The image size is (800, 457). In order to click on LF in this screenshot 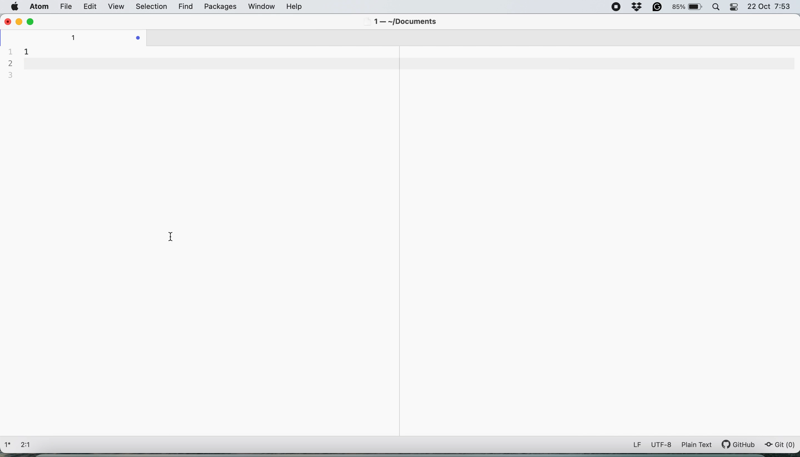, I will do `click(633, 444)`.